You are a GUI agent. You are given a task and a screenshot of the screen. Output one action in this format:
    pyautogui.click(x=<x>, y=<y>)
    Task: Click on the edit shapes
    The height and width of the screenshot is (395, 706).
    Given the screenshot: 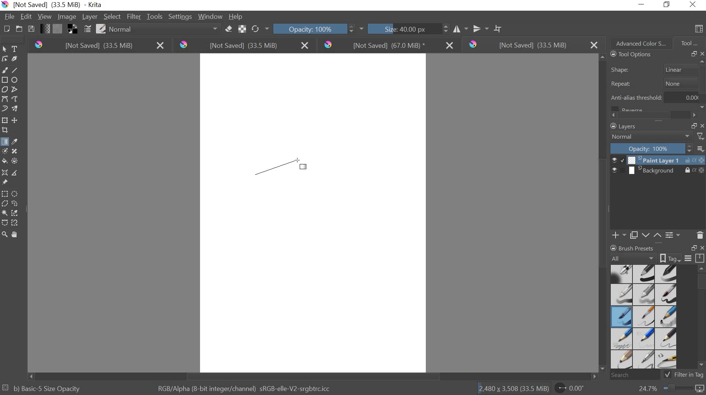 What is the action you would take?
    pyautogui.click(x=6, y=59)
    